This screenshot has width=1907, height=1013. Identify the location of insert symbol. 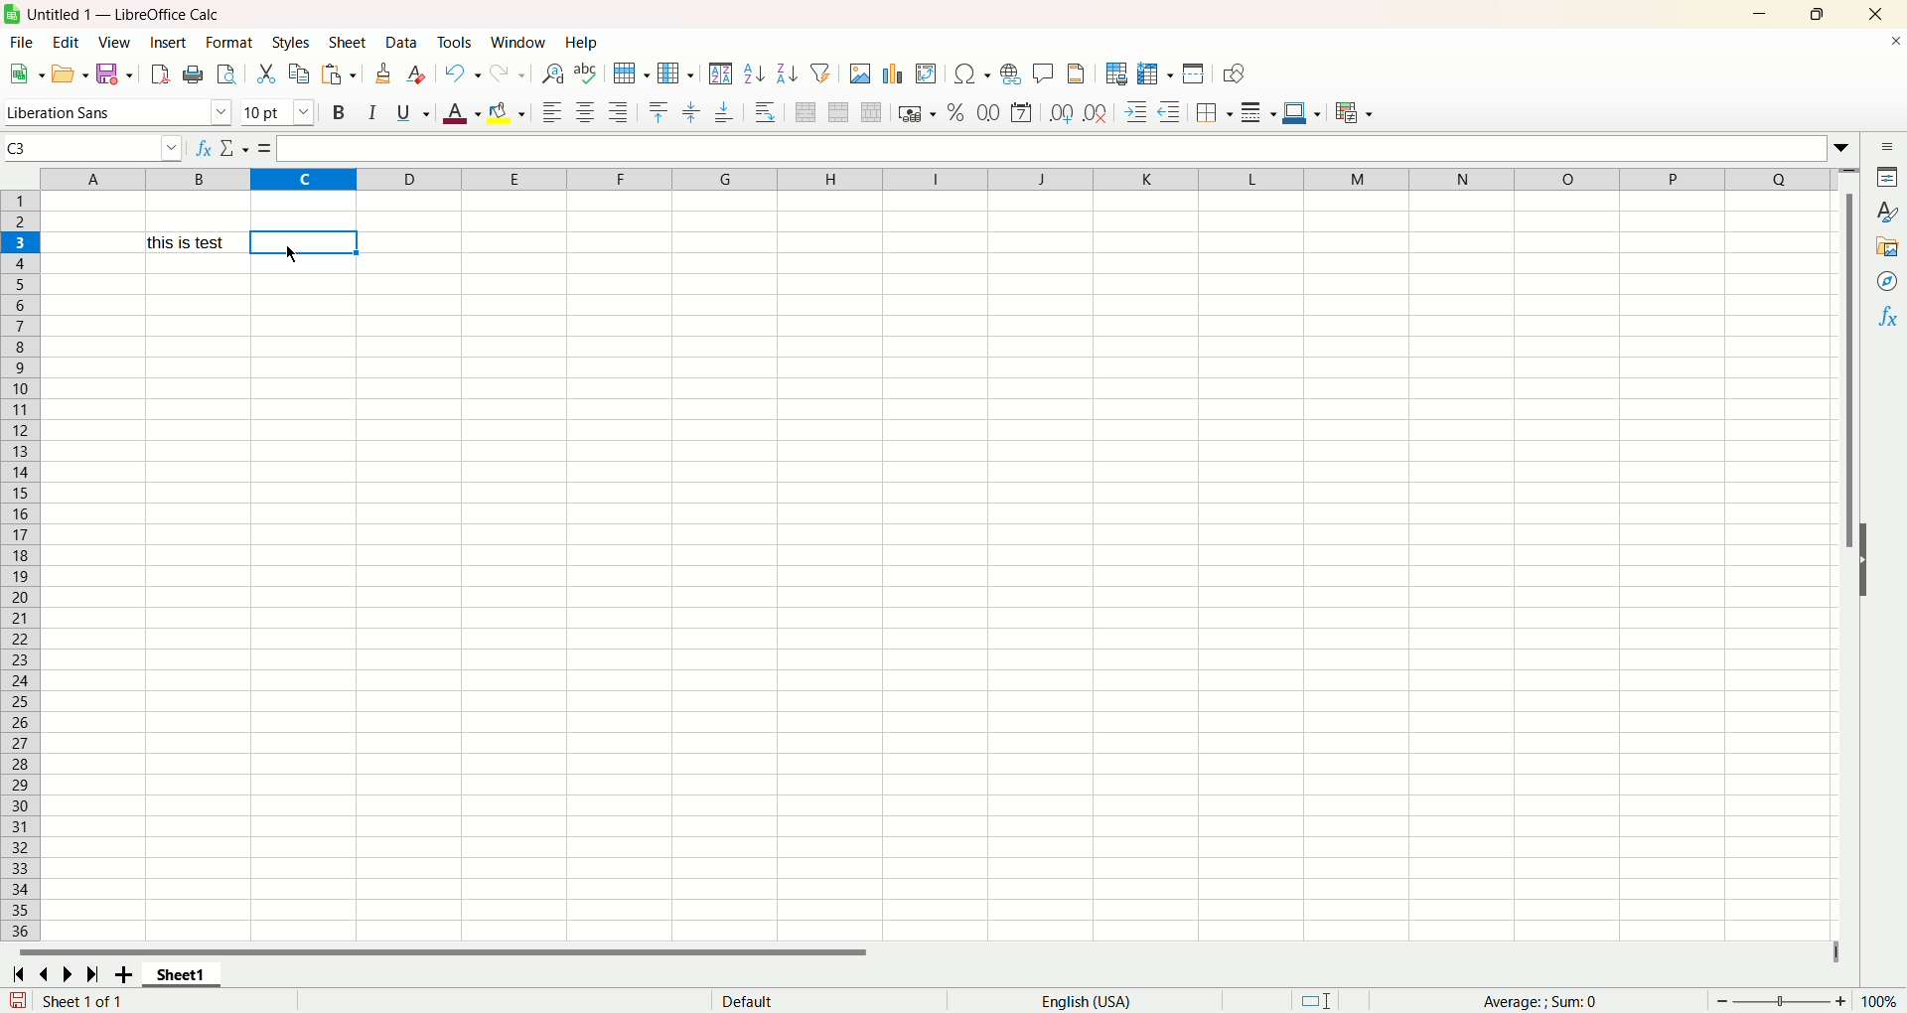
(970, 73).